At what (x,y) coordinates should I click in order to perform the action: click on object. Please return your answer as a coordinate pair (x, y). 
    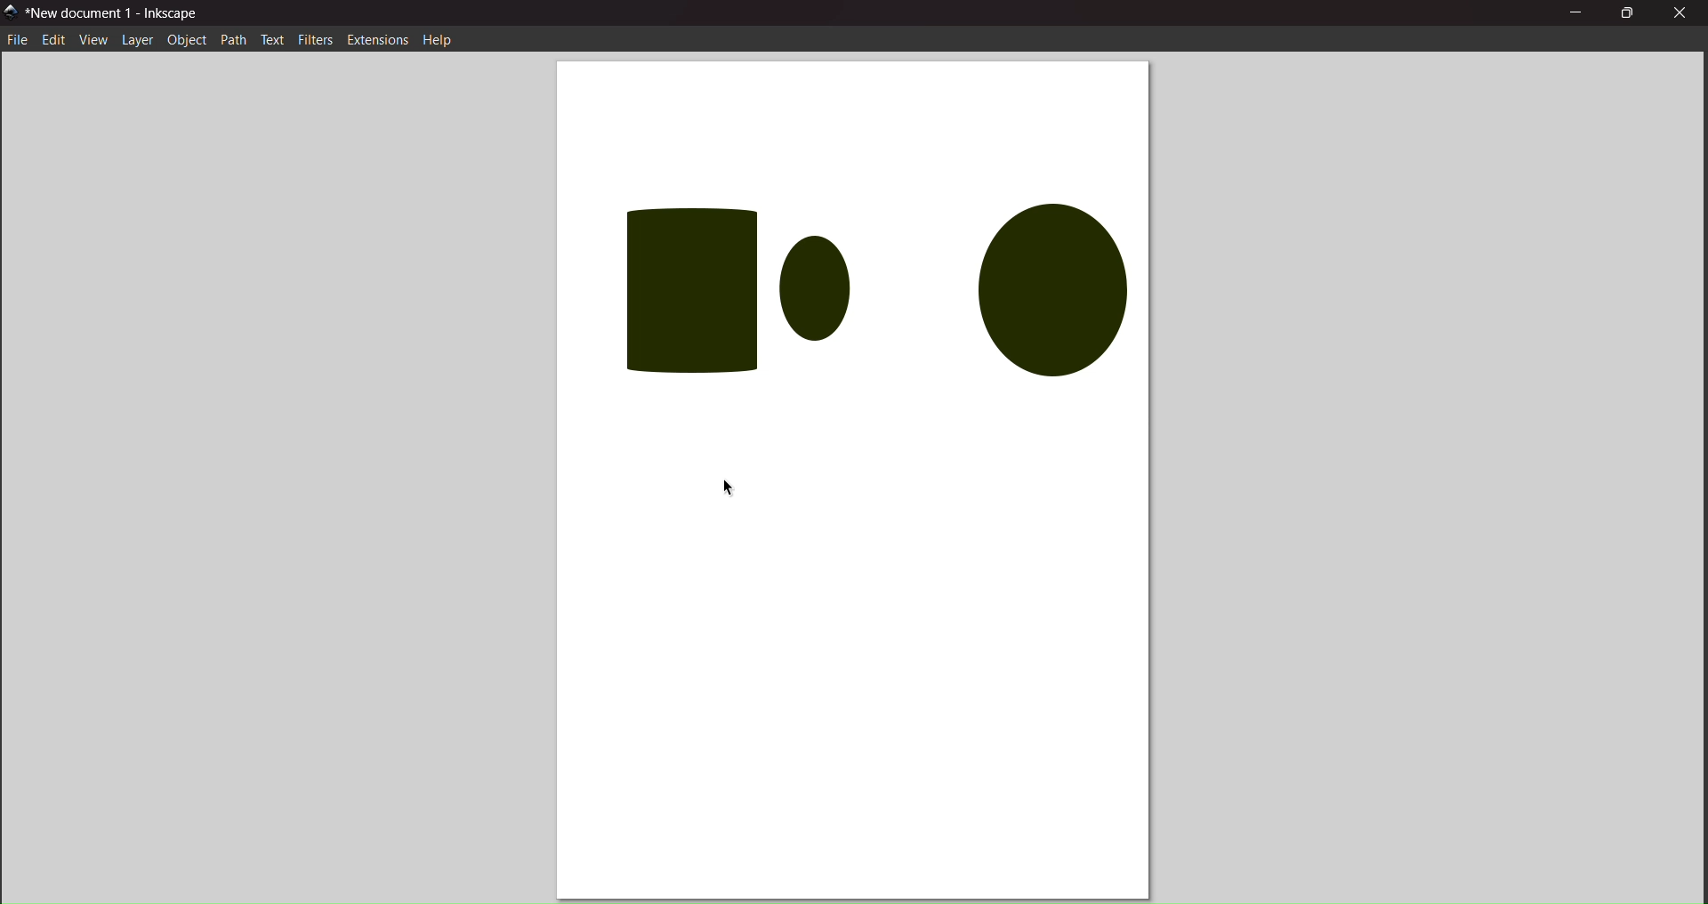
    Looking at the image, I should click on (187, 40).